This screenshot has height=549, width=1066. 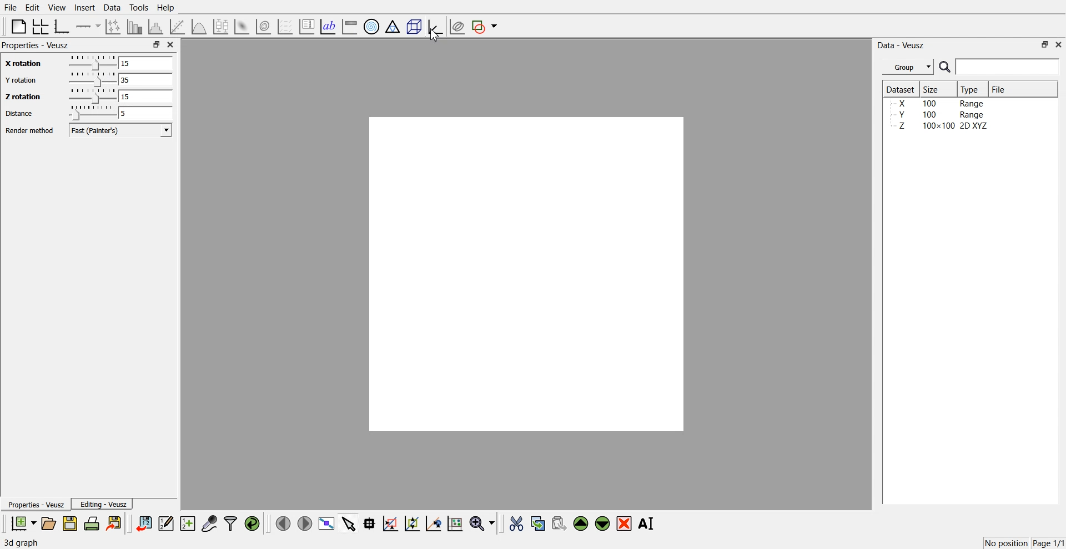 What do you see at coordinates (91, 523) in the screenshot?
I see `Print the document` at bounding box center [91, 523].